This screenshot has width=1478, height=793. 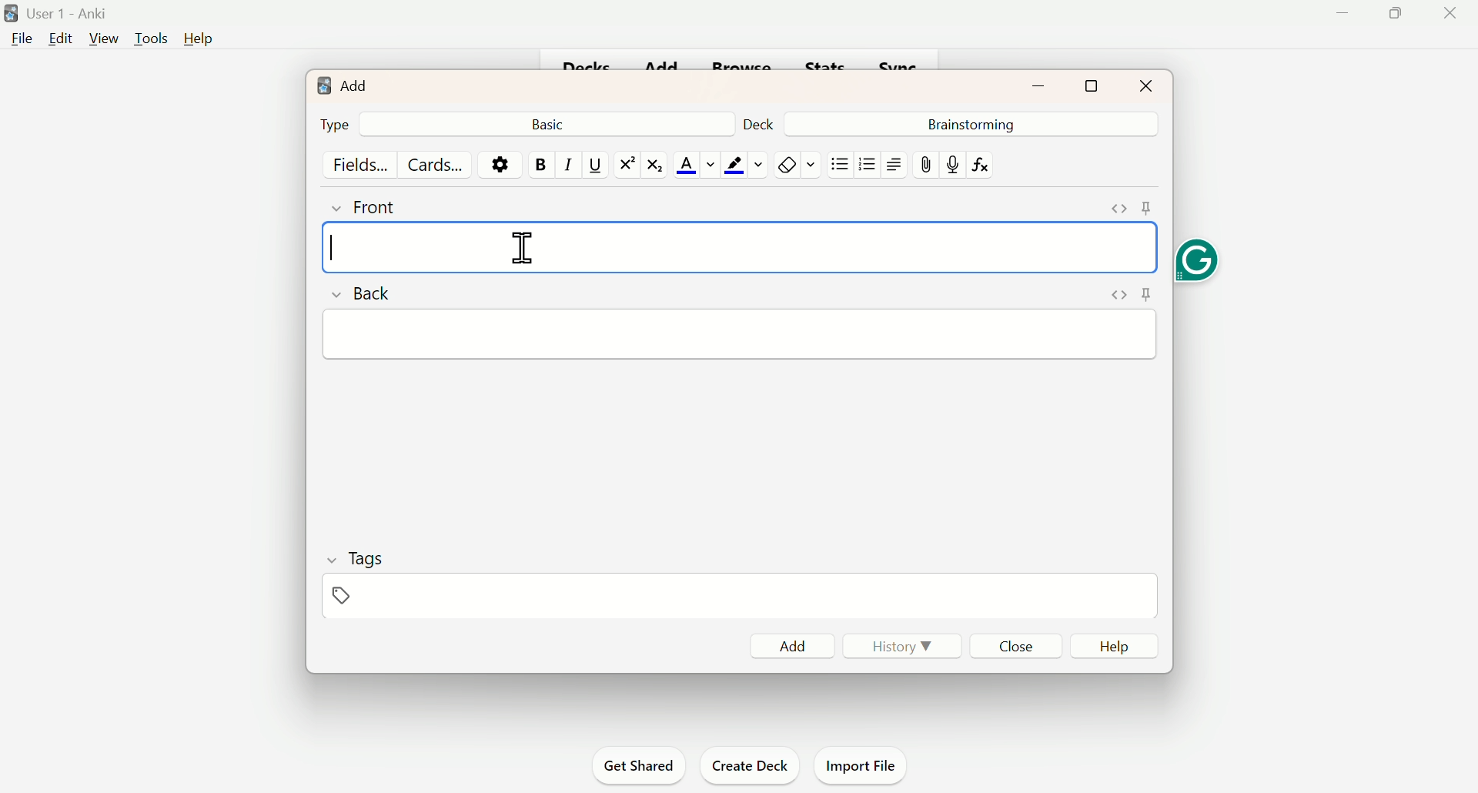 What do you see at coordinates (500, 163) in the screenshot?
I see `Options` at bounding box center [500, 163].